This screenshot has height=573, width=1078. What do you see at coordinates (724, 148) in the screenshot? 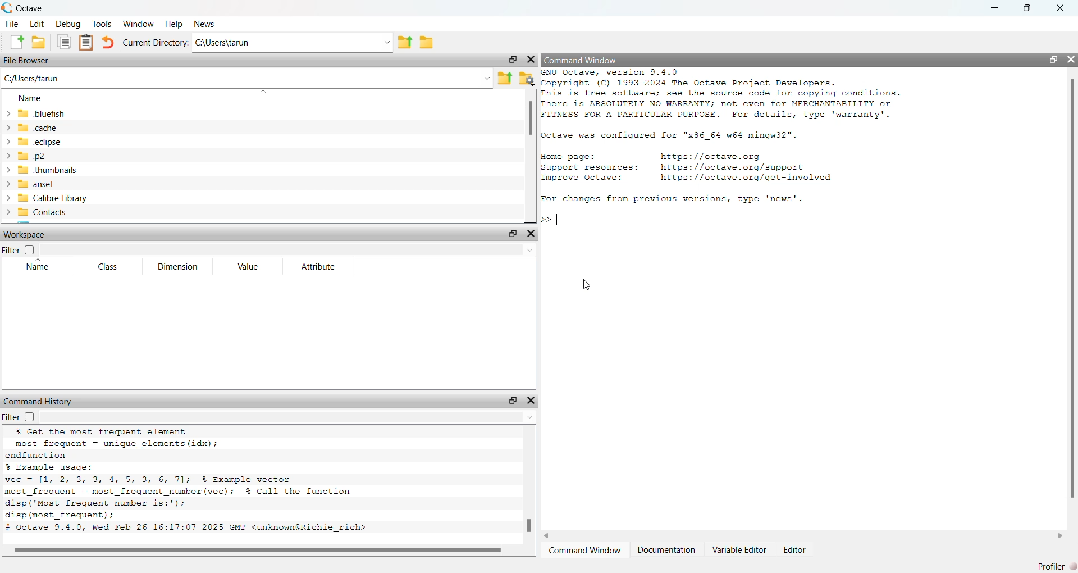
I see `GNU Octave, version 3.4.0

Copyright (C) 1993-2024 The Octave Project Developers.

This is free software; see the source code for copying conditions.
There is ABSOLUTELY NO WARRANTY; not even for MERCHANTABILITY or
FITNESS FOR A PARTICULAR PURPOSE. For details, type 'warranty'.
Octave was configured for "x86_64-w64-mingw32".

Home page: https: //octave.org

Support resources: https: //octave.org/support

Improve Octave: https: //octave.org/get-involved

For changes from previous versions, type 'news'.

ss` at bounding box center [724, 148].